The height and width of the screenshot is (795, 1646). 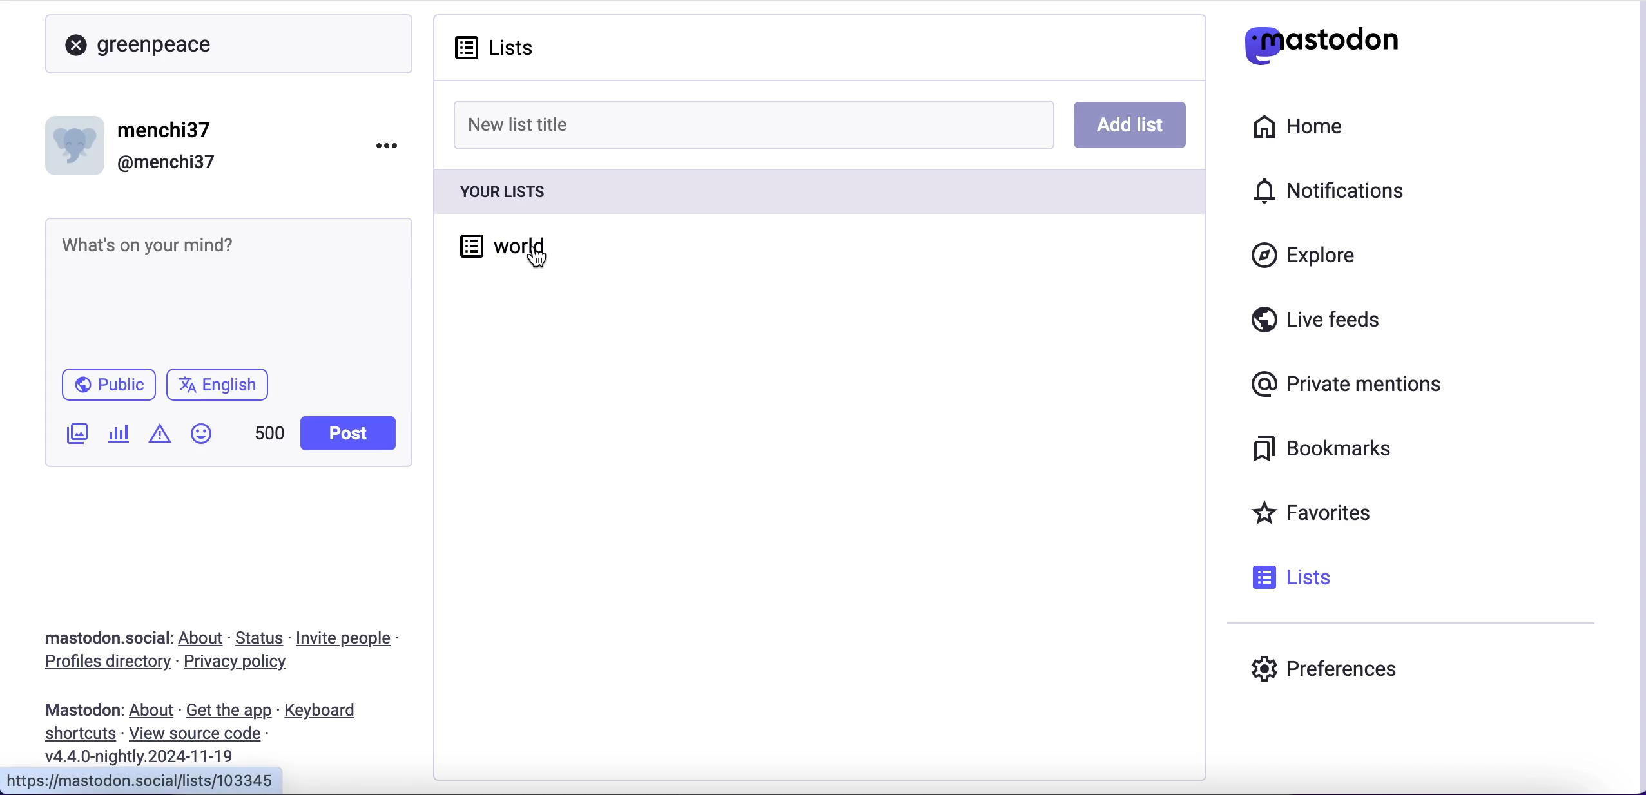 What do you see at coordinates (83, 710) in the screenshot?
I see `mastodon` at bounding box center [83, 710].